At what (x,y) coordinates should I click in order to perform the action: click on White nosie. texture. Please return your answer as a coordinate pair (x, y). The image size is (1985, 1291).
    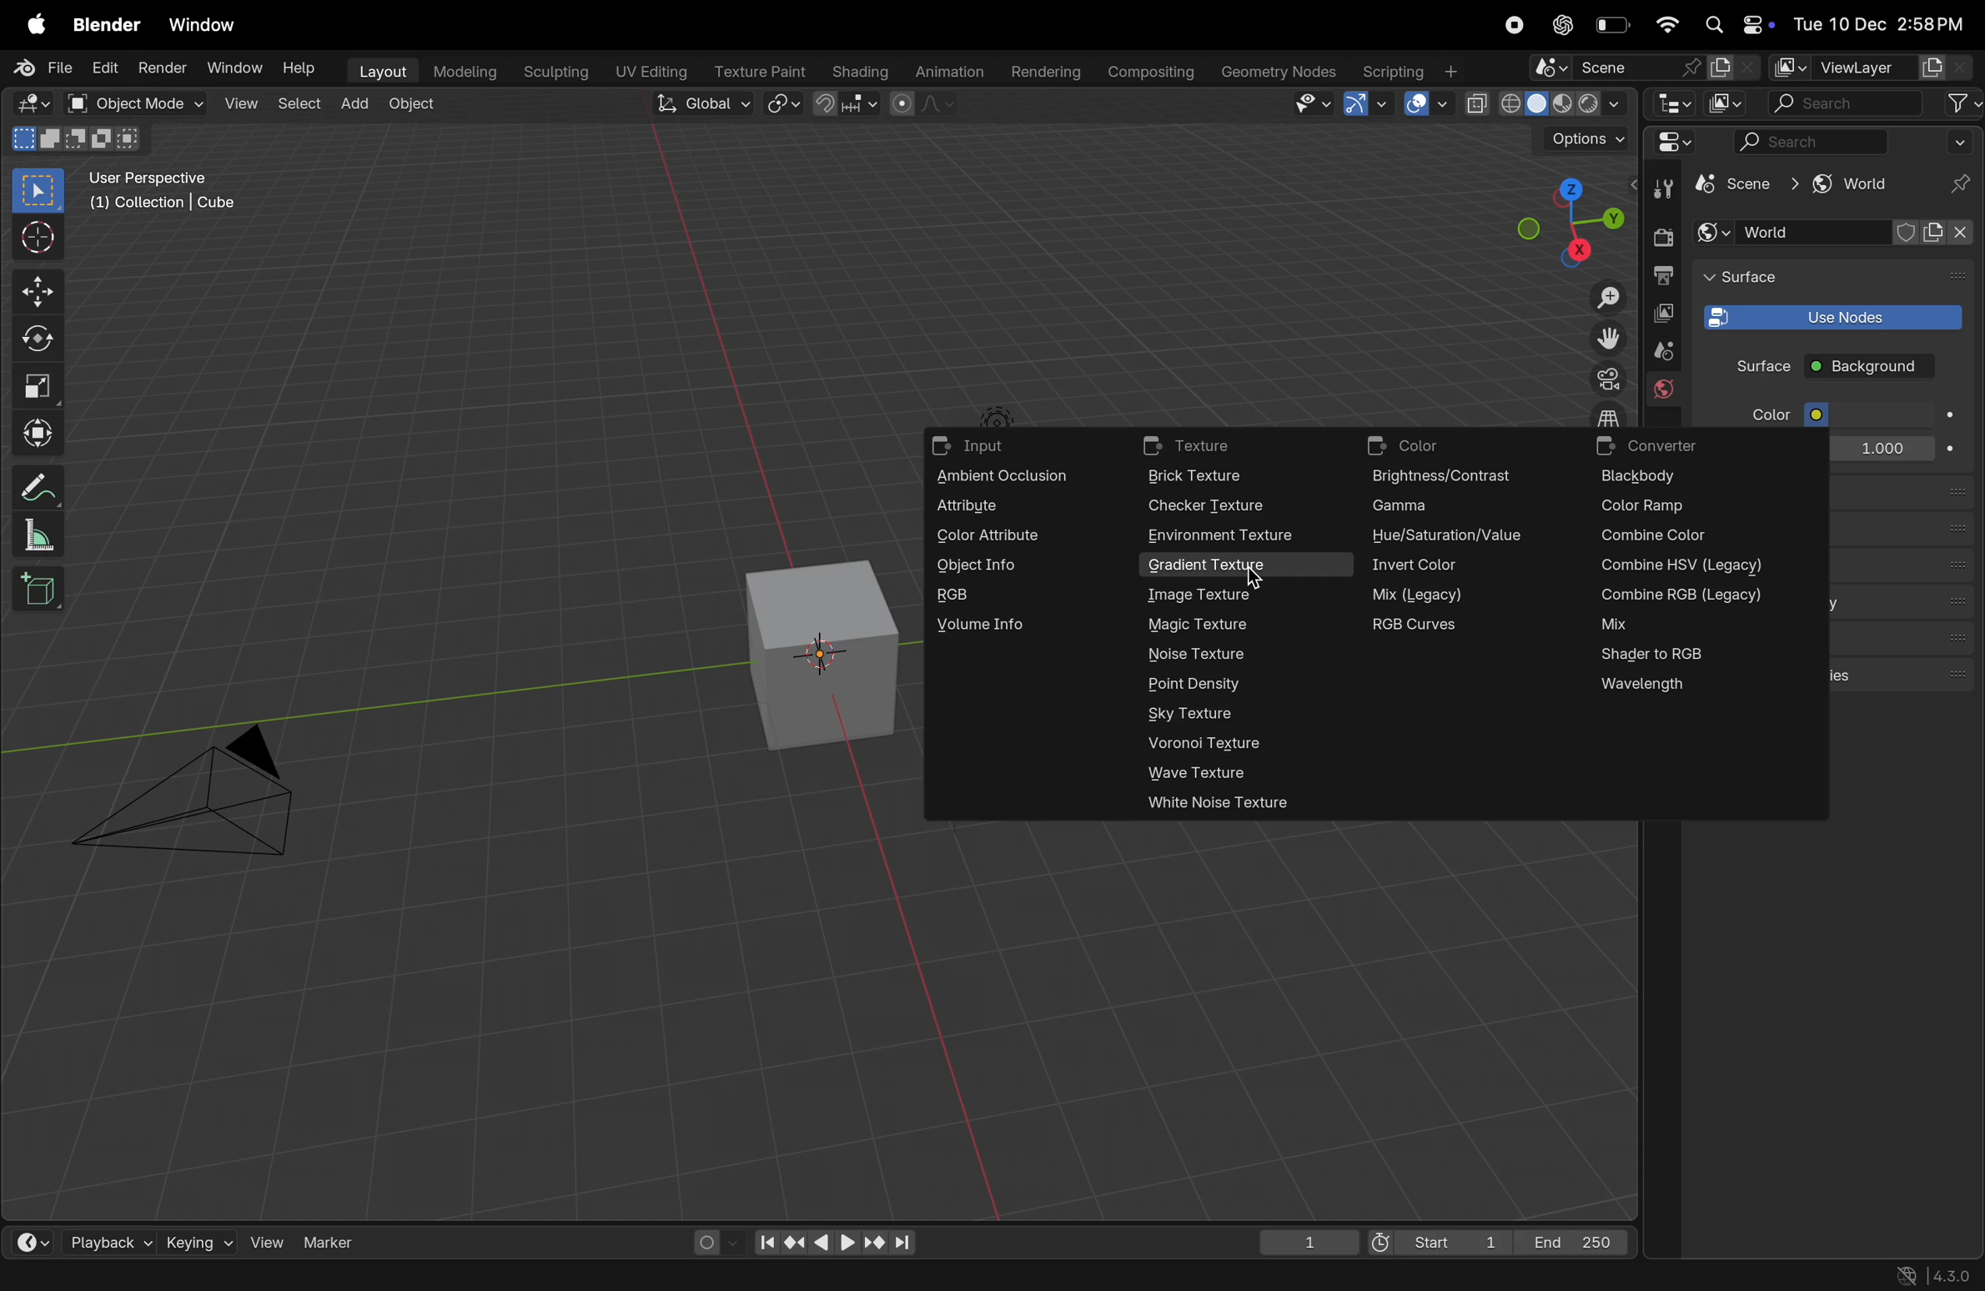
    Looking at the image, I should click on (1230, 801).